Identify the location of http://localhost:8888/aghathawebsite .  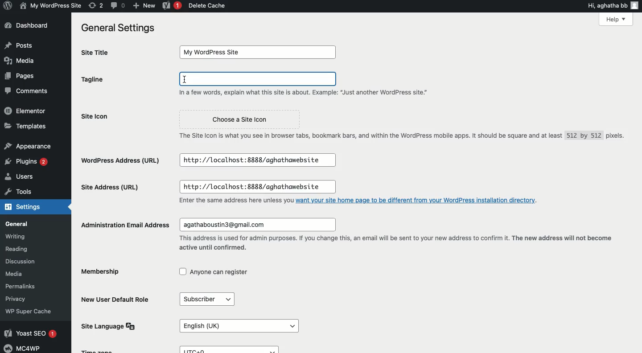
(261, 186).